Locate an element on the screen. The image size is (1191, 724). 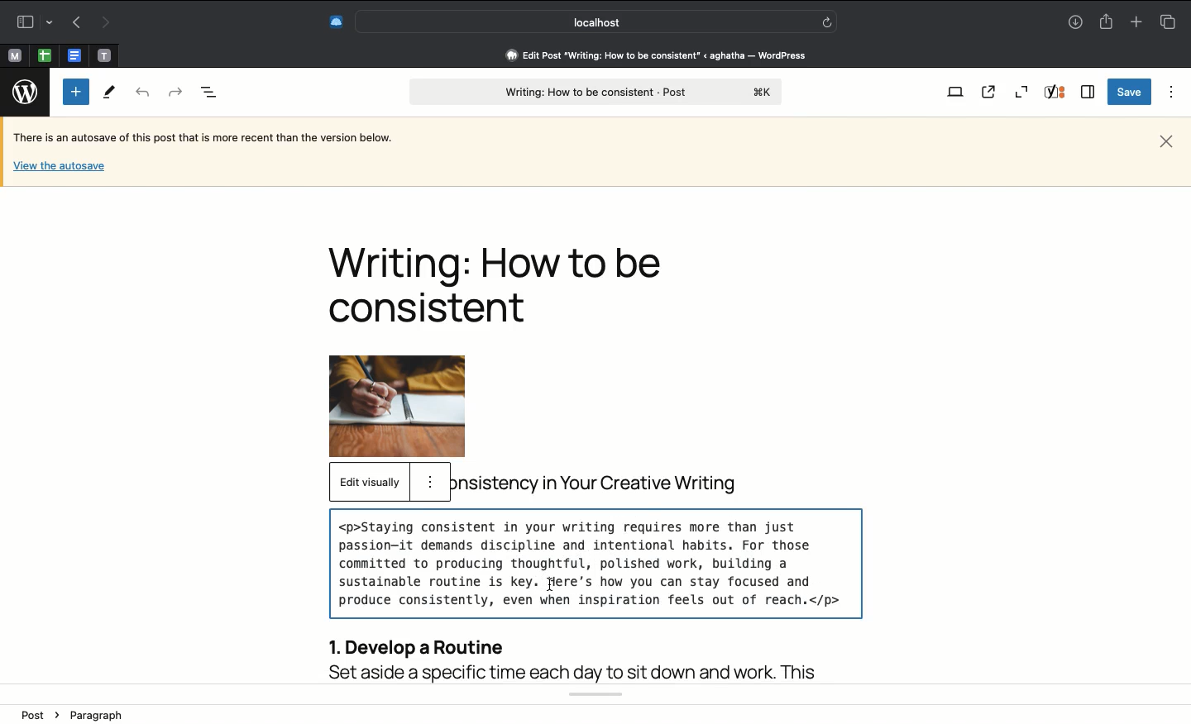
Options is located at coordinates (1168, 92).